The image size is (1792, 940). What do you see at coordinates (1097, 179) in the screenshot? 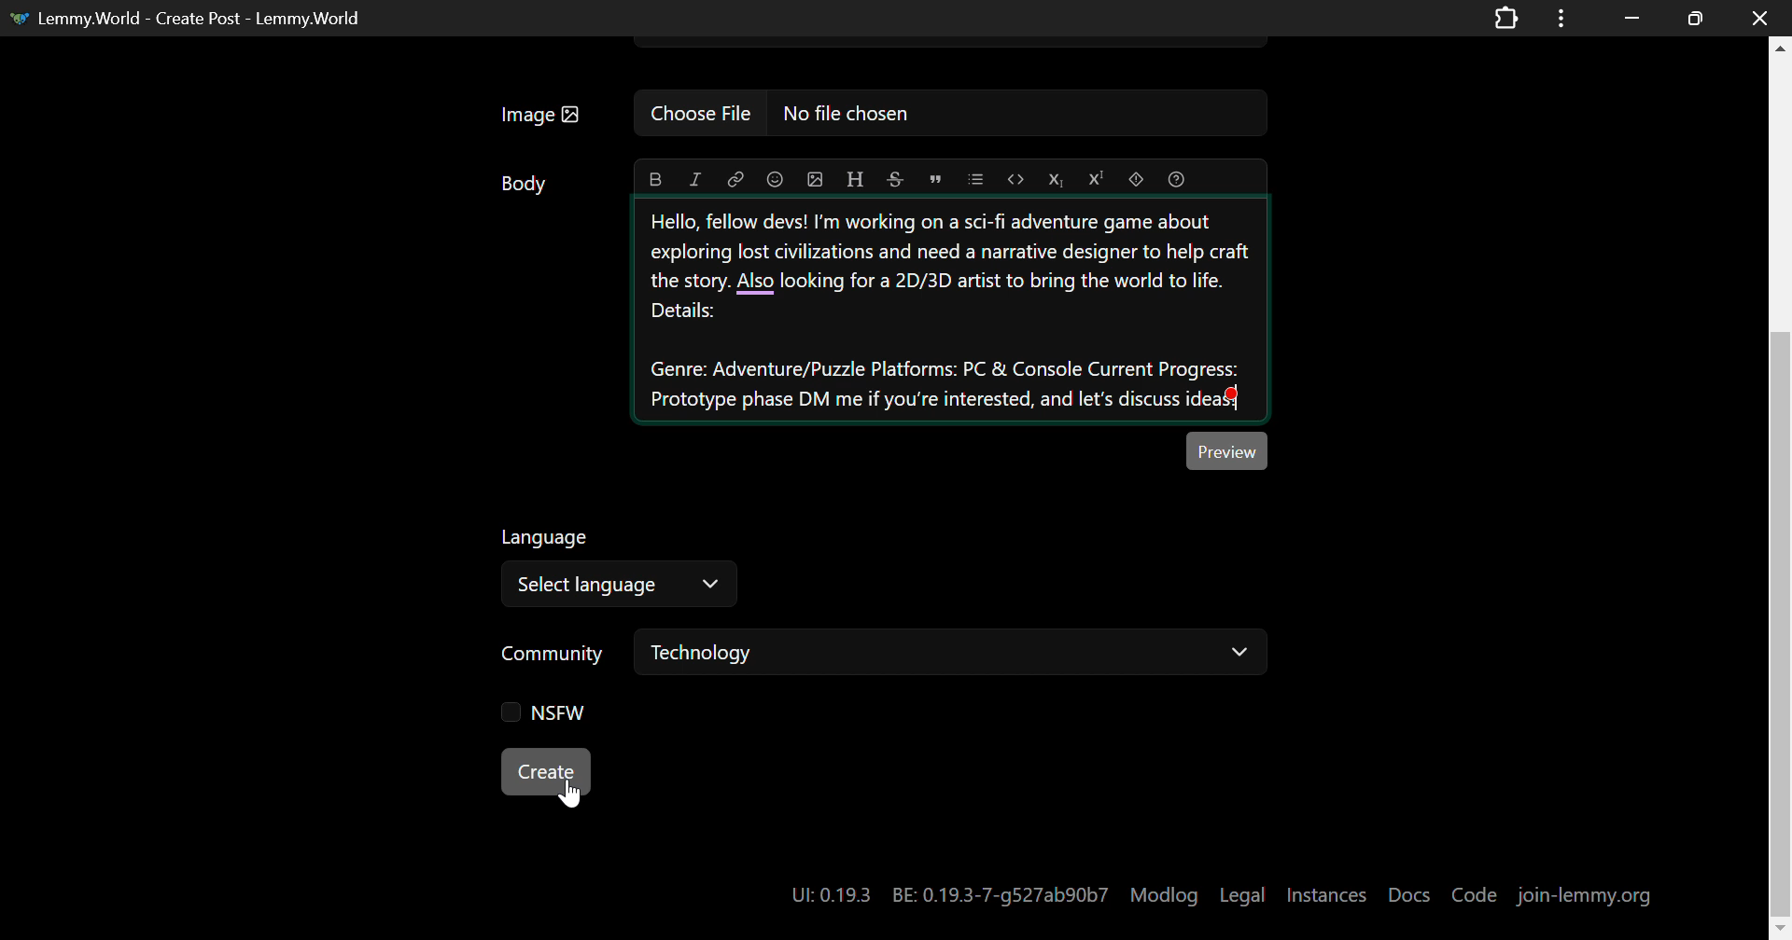
I see `superscript` at bounding box center [1097, 179].